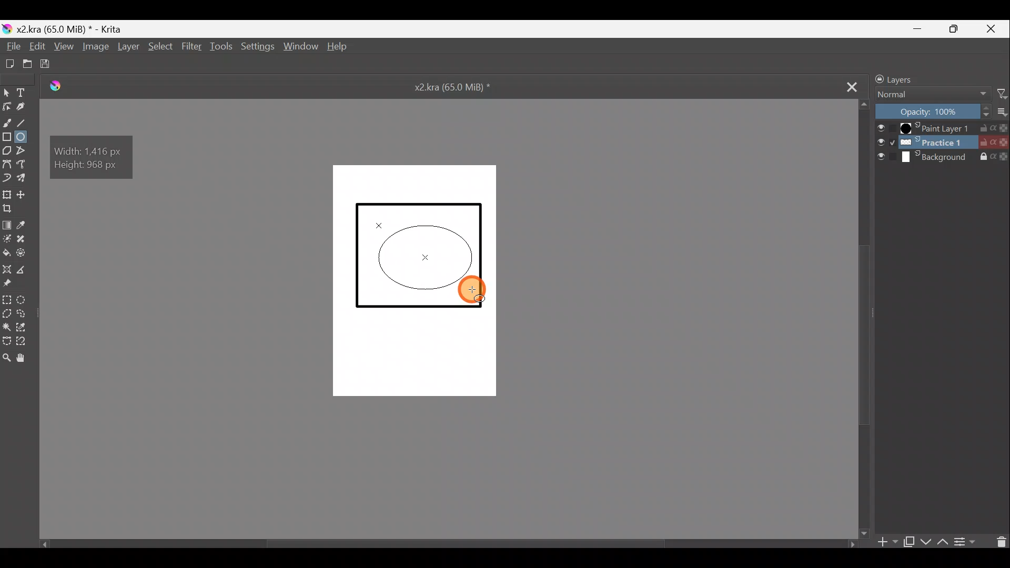 The image size is (1010, 568). I want to click on Delete layer, so click(998, 542).